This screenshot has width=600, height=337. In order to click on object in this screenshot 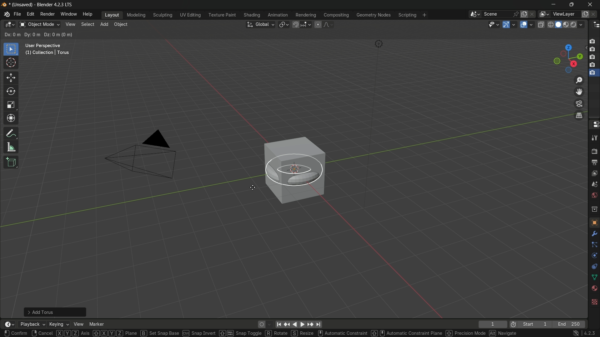, I will do `click(594, 222)`.